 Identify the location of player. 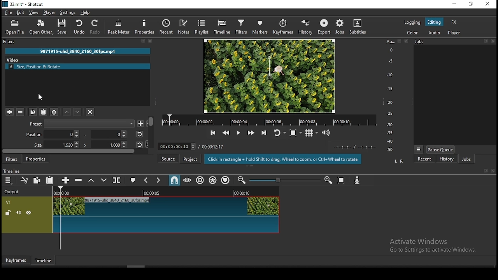
(50, 13).